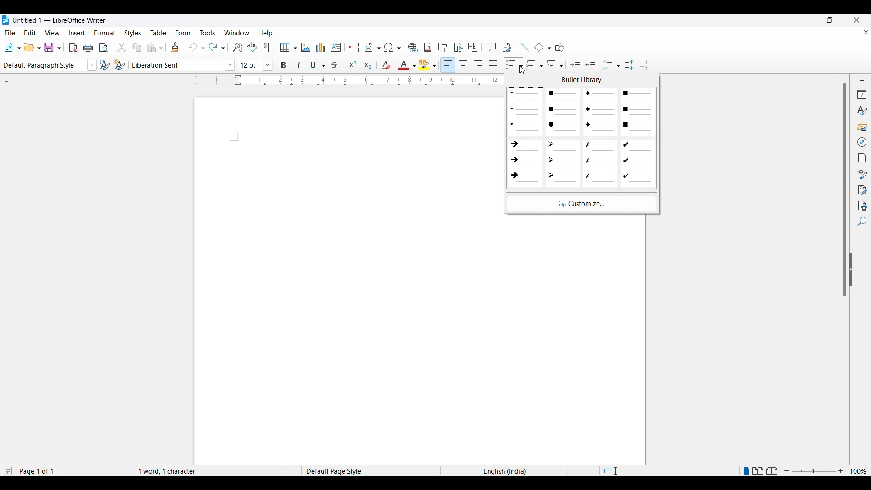 This screenshot has width=871, height=490. What do you see at coordinates (600, 162) in the screenshot?
I see `Cross unordered bullets` at bounding box center [600, 162].